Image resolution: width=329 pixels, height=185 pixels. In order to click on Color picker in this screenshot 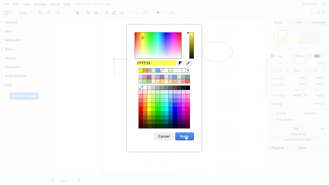, I will do `click(188, 63)`.